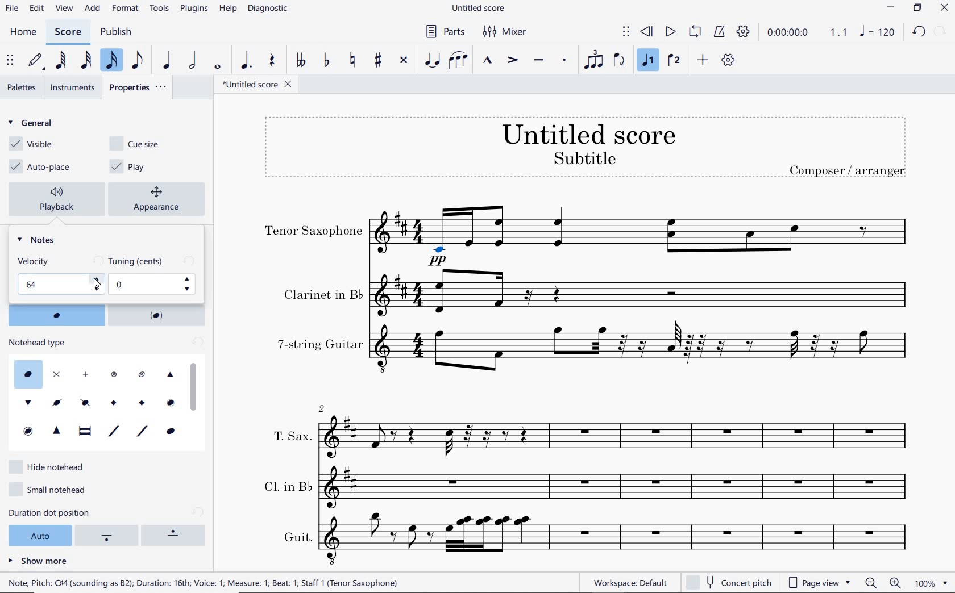  What do you see at coordinates (505, 32) in the screenshot?
I see `MIXER` at bounding box center [505, 32].